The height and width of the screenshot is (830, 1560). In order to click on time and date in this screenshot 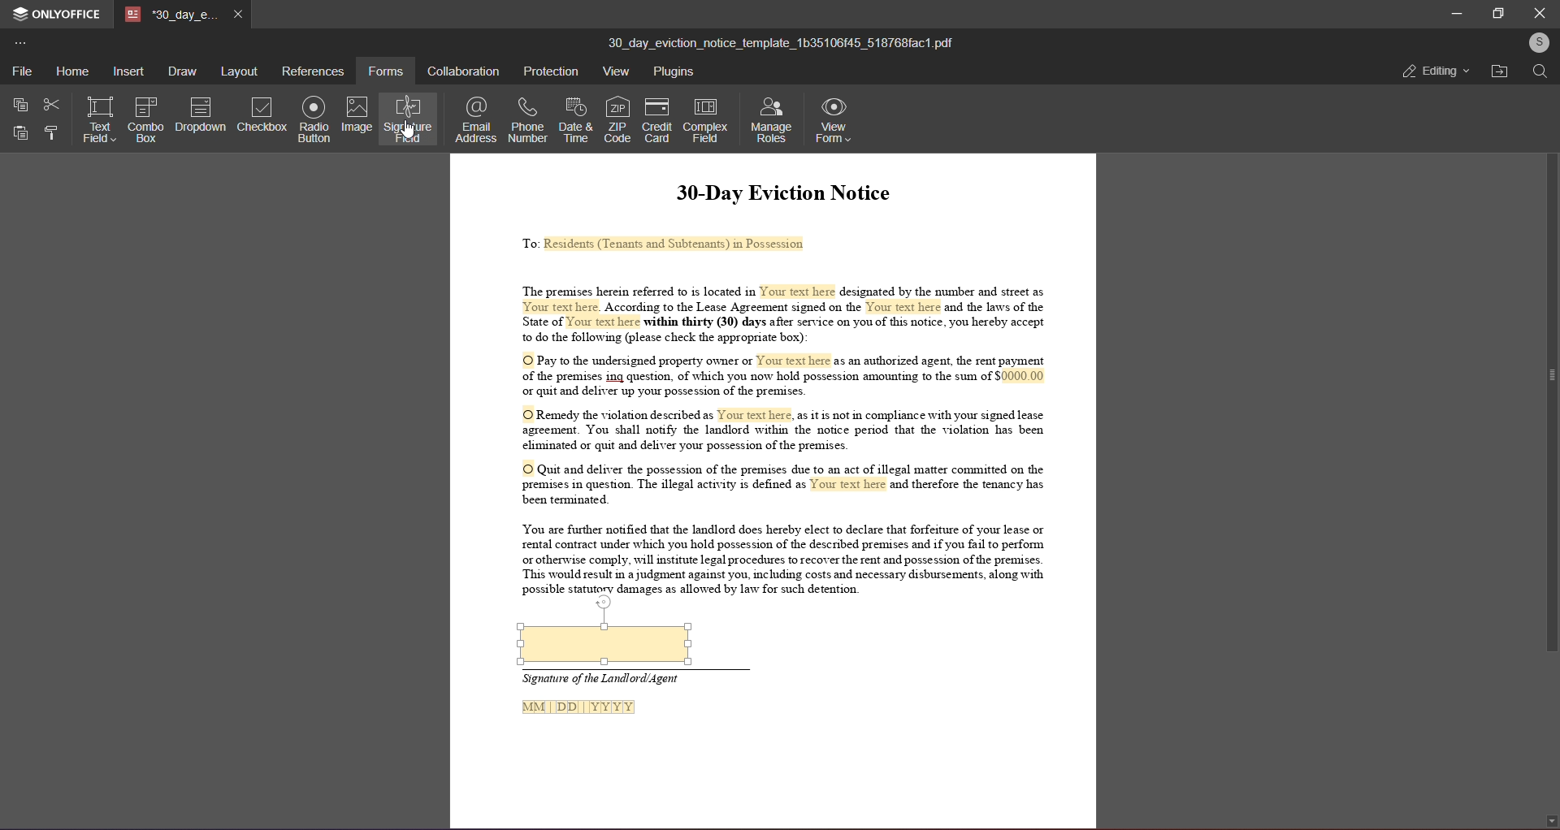, I will do `click(573, 118)`.